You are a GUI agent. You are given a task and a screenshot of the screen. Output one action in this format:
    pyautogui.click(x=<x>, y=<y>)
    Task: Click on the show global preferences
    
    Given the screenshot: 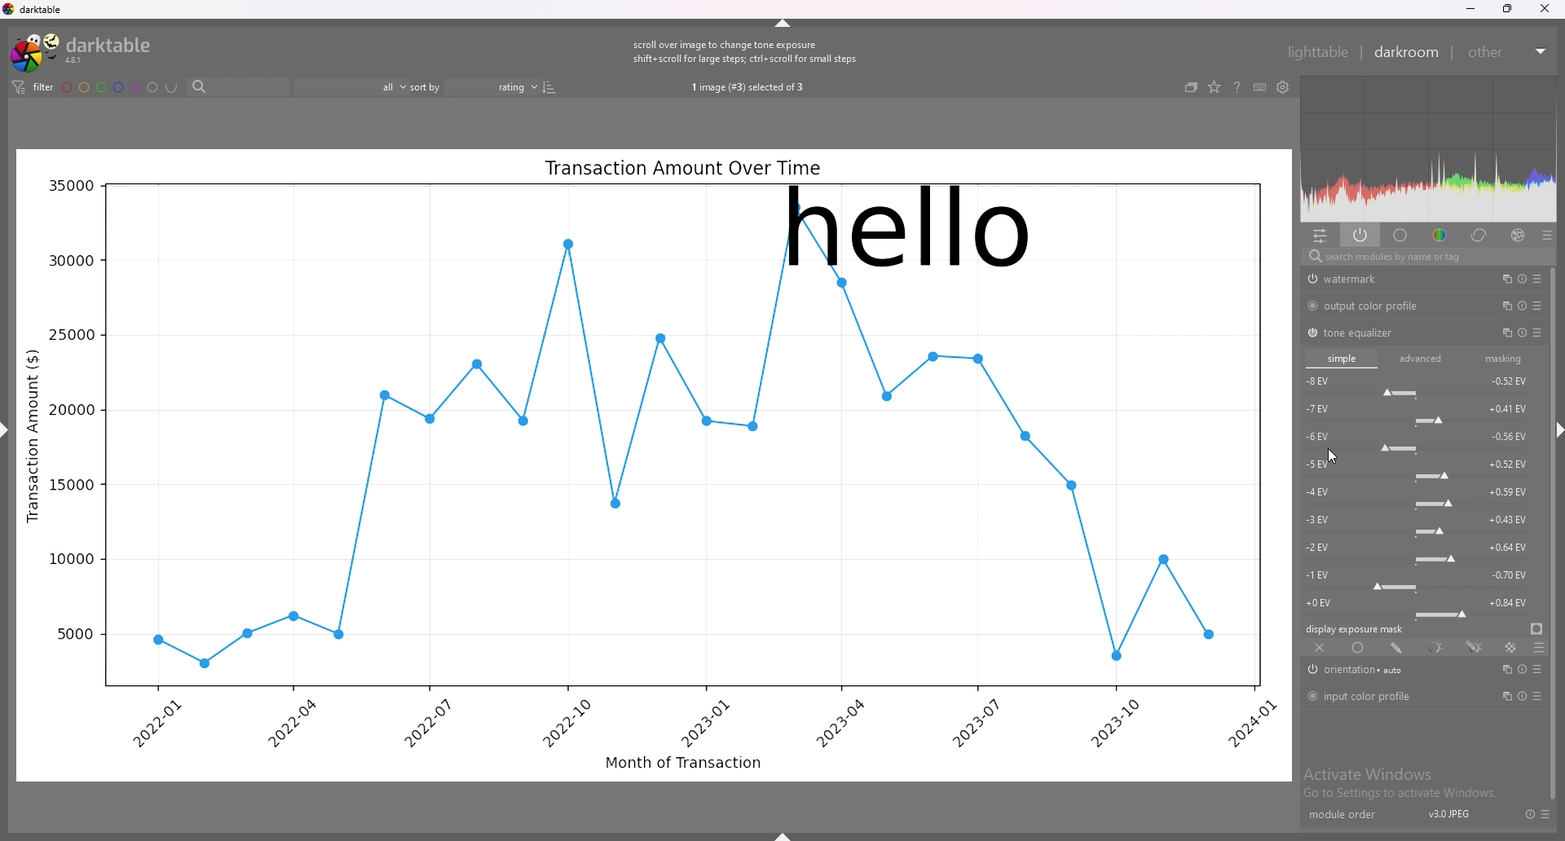 What is the action you would take?
    pyautogui.click(x=1284, y=86)
    